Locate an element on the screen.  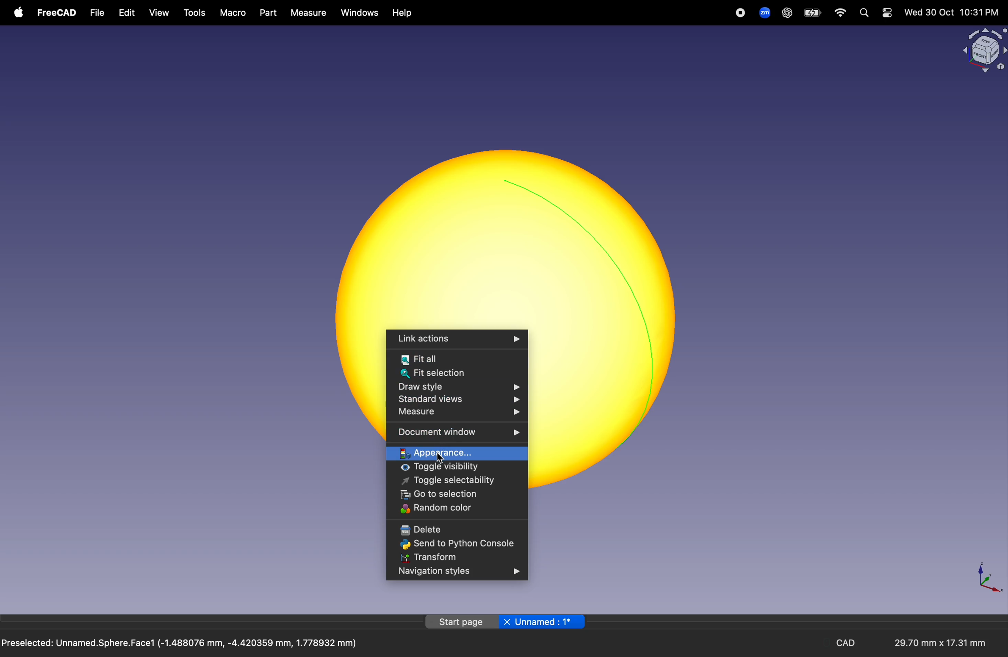
apple menu is located at coordinates (16, 12).